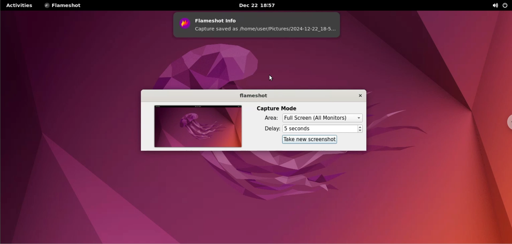  What do you see at coordinates (268, 129) in the screenshot?
I see `delay:` at bounding box center [268, 129].